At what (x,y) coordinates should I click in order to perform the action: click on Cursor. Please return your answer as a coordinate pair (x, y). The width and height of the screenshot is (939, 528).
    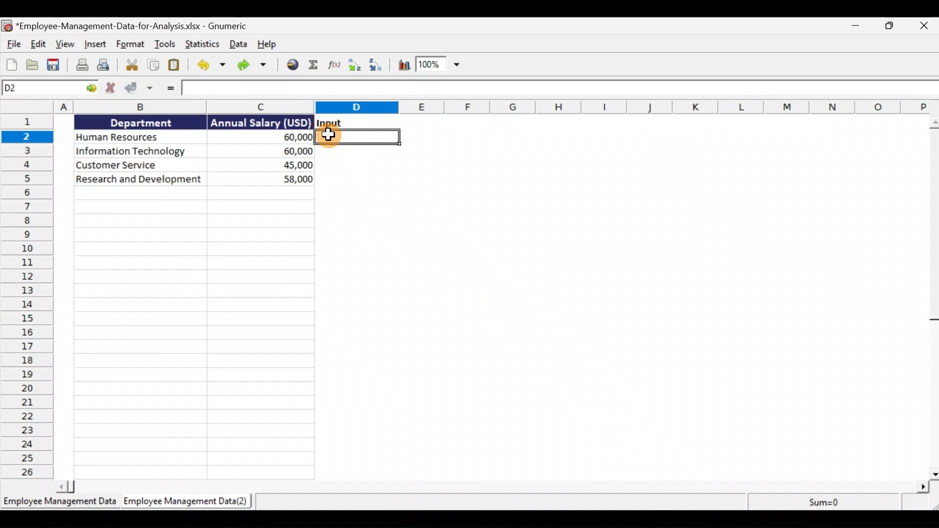
    Looking at the image, I should click on (328, 136).